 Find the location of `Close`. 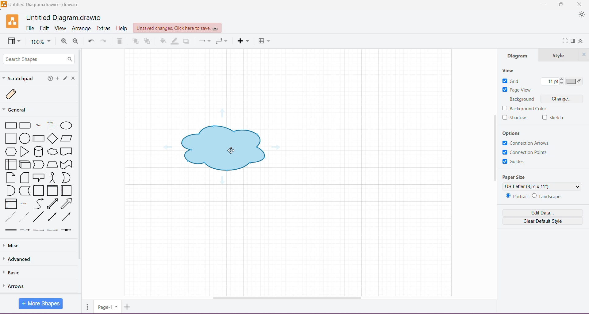

Close is located at coordinates (584, 55).